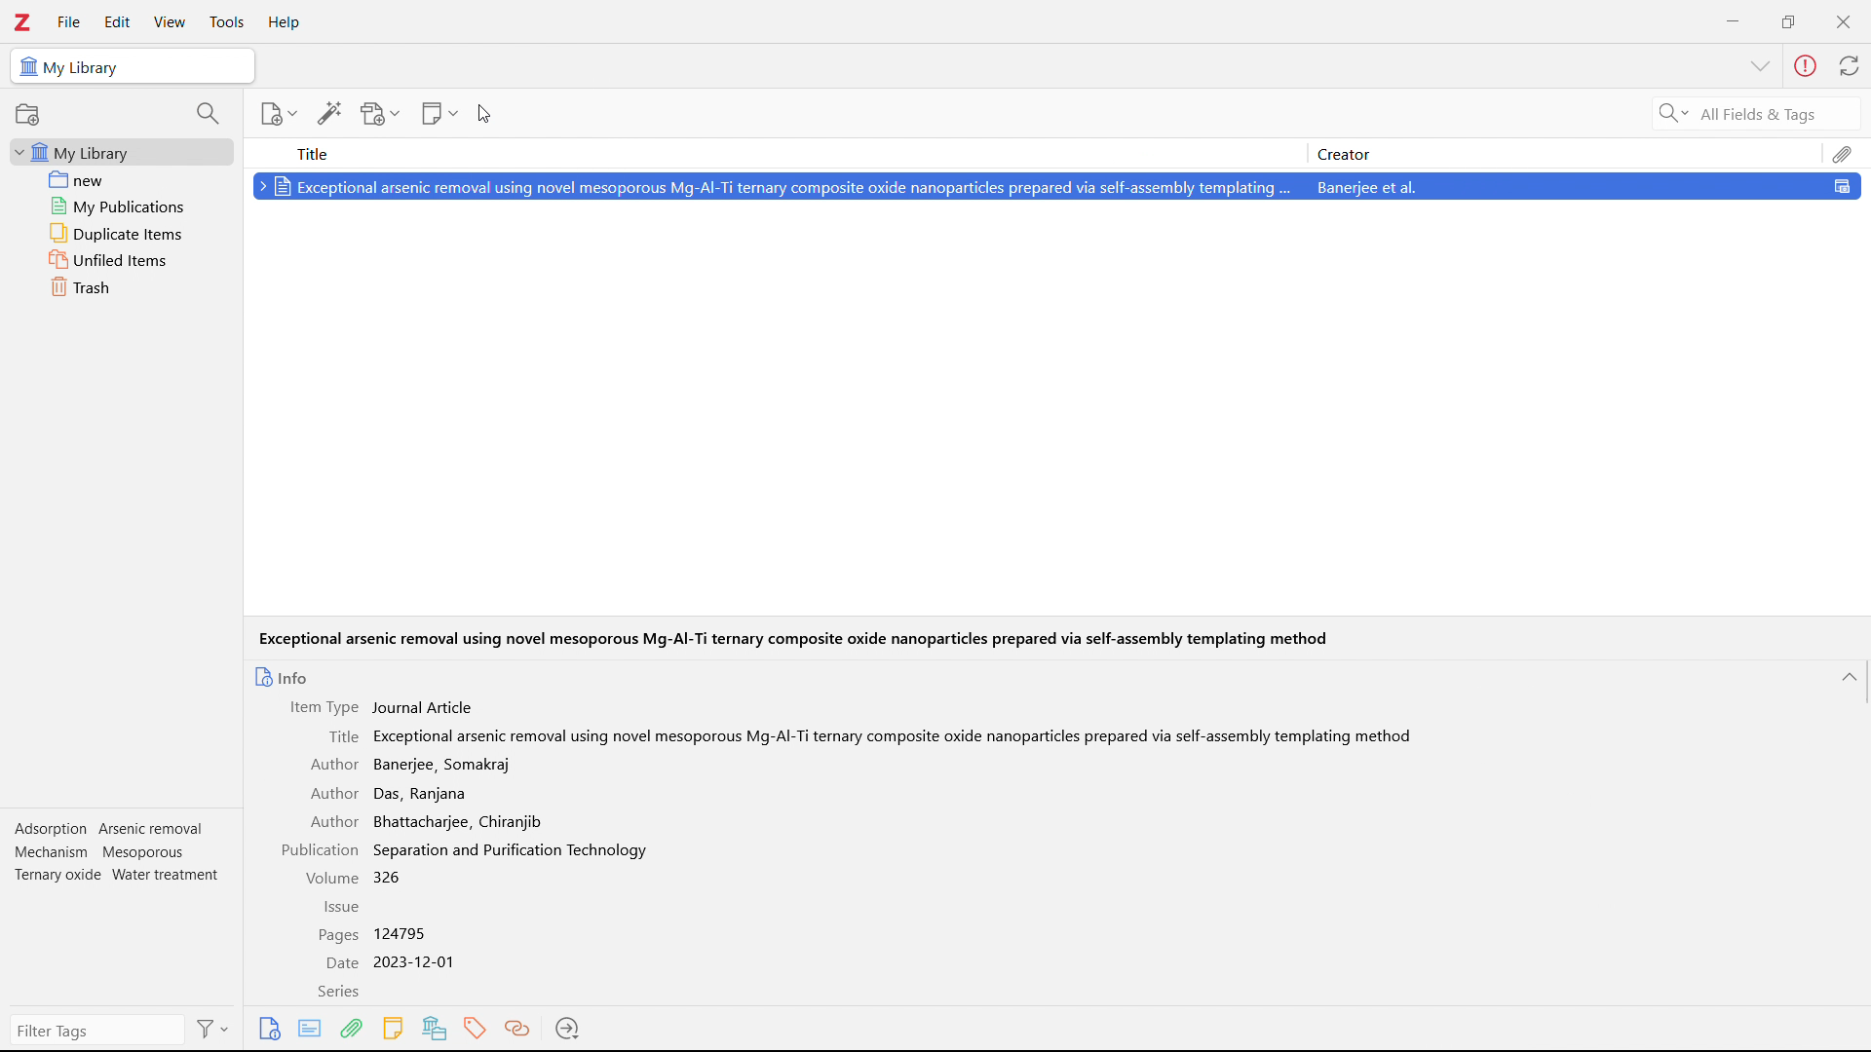 This screenshot has height=1052, width=1871. I want to click on info, so click(269, 1029).